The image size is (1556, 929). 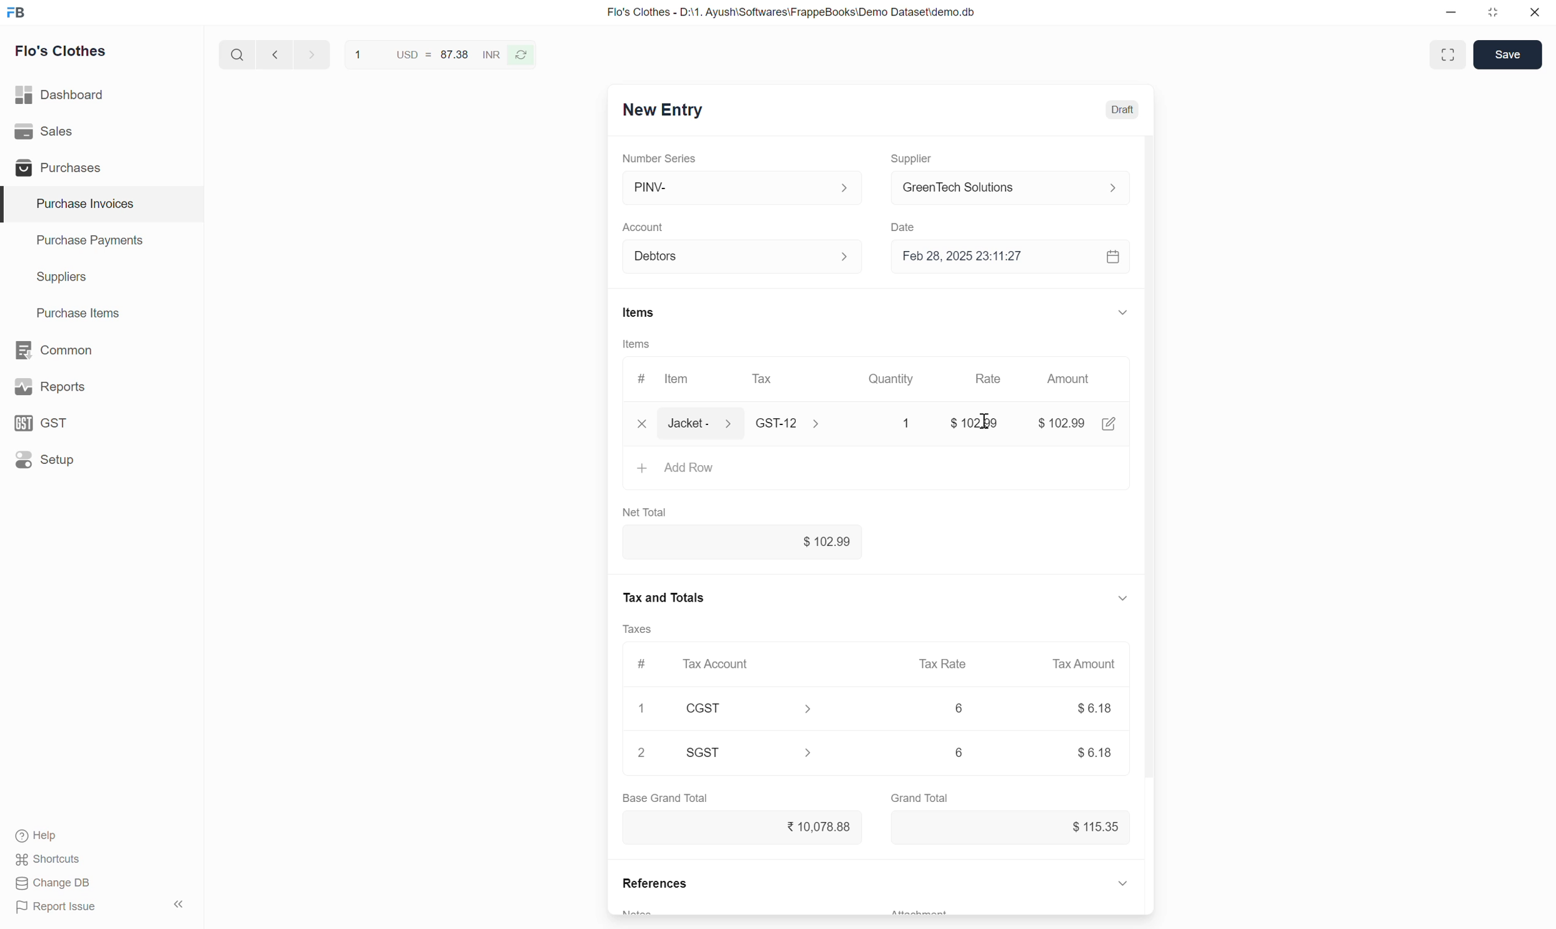 What do you see at coordinates (1123, 312) in the screenshot?
I see `Collapse` at bounding box center [1123, 312].